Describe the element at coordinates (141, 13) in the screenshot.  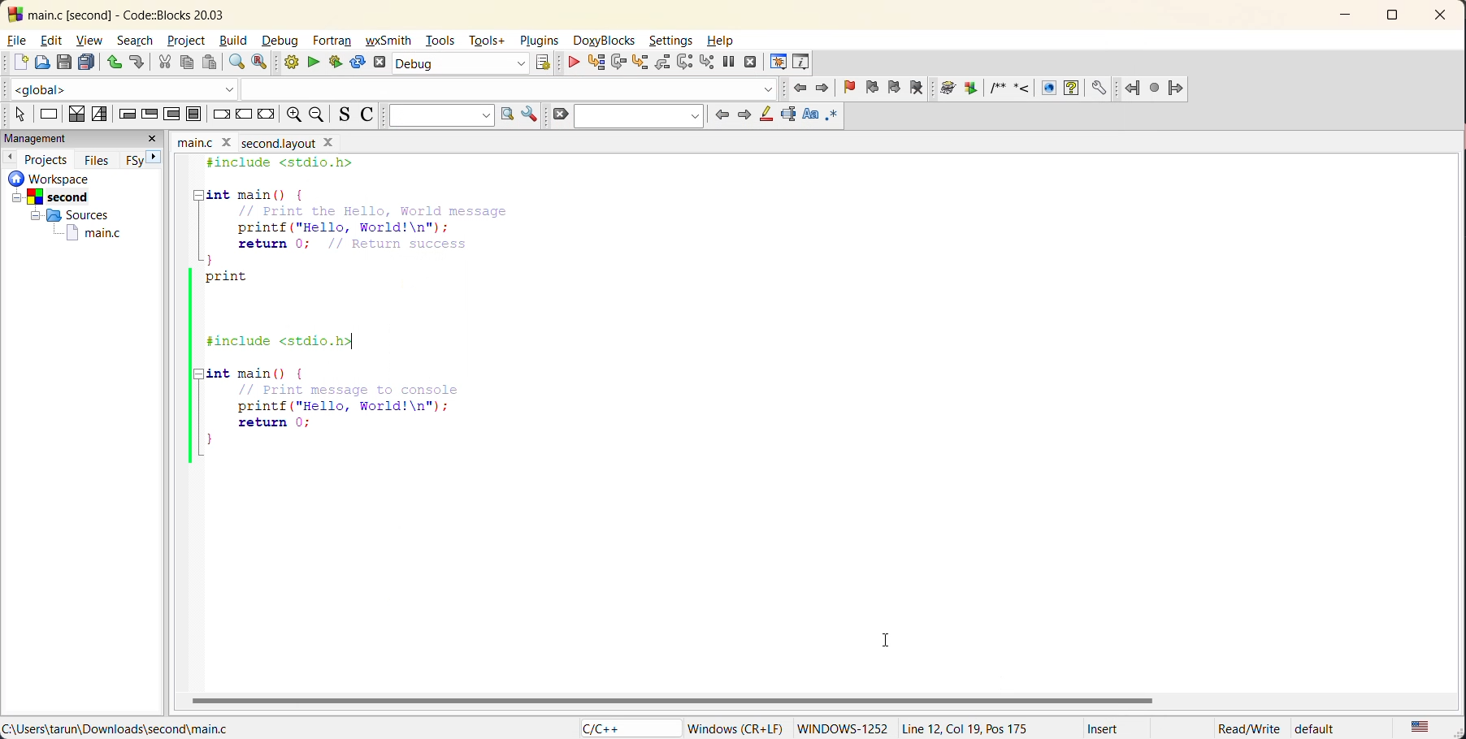
I see `app name and file name` at that location.